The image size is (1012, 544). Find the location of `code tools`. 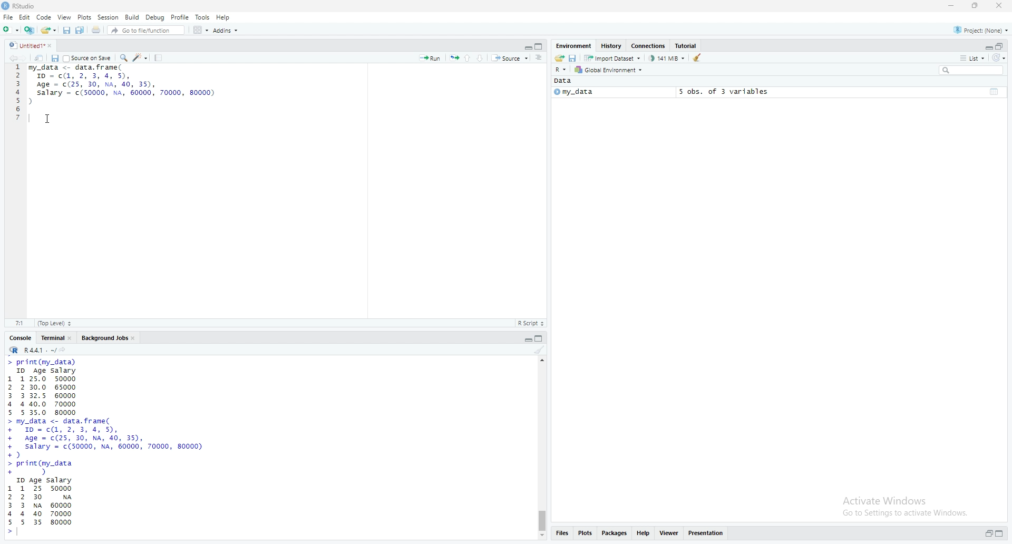

code tools is located at coordinates (140, 57).